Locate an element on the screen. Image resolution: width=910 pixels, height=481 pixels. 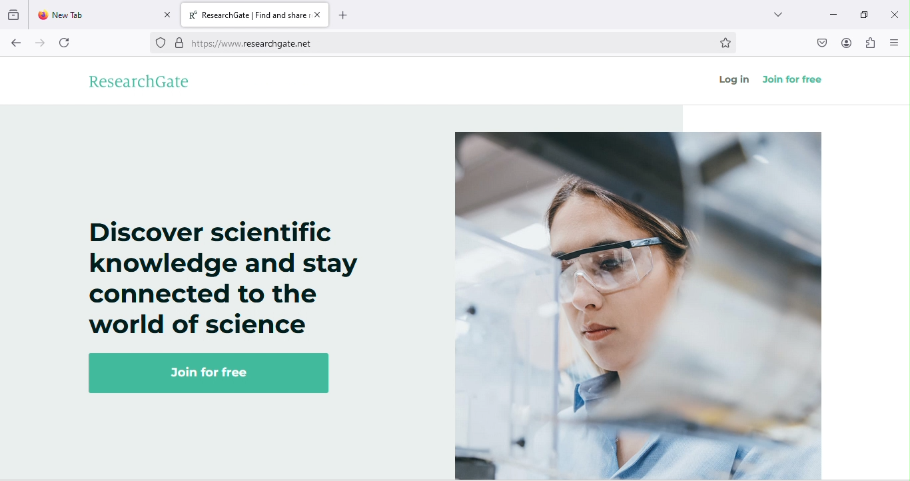
maximize is located at coordinates (864, 15).